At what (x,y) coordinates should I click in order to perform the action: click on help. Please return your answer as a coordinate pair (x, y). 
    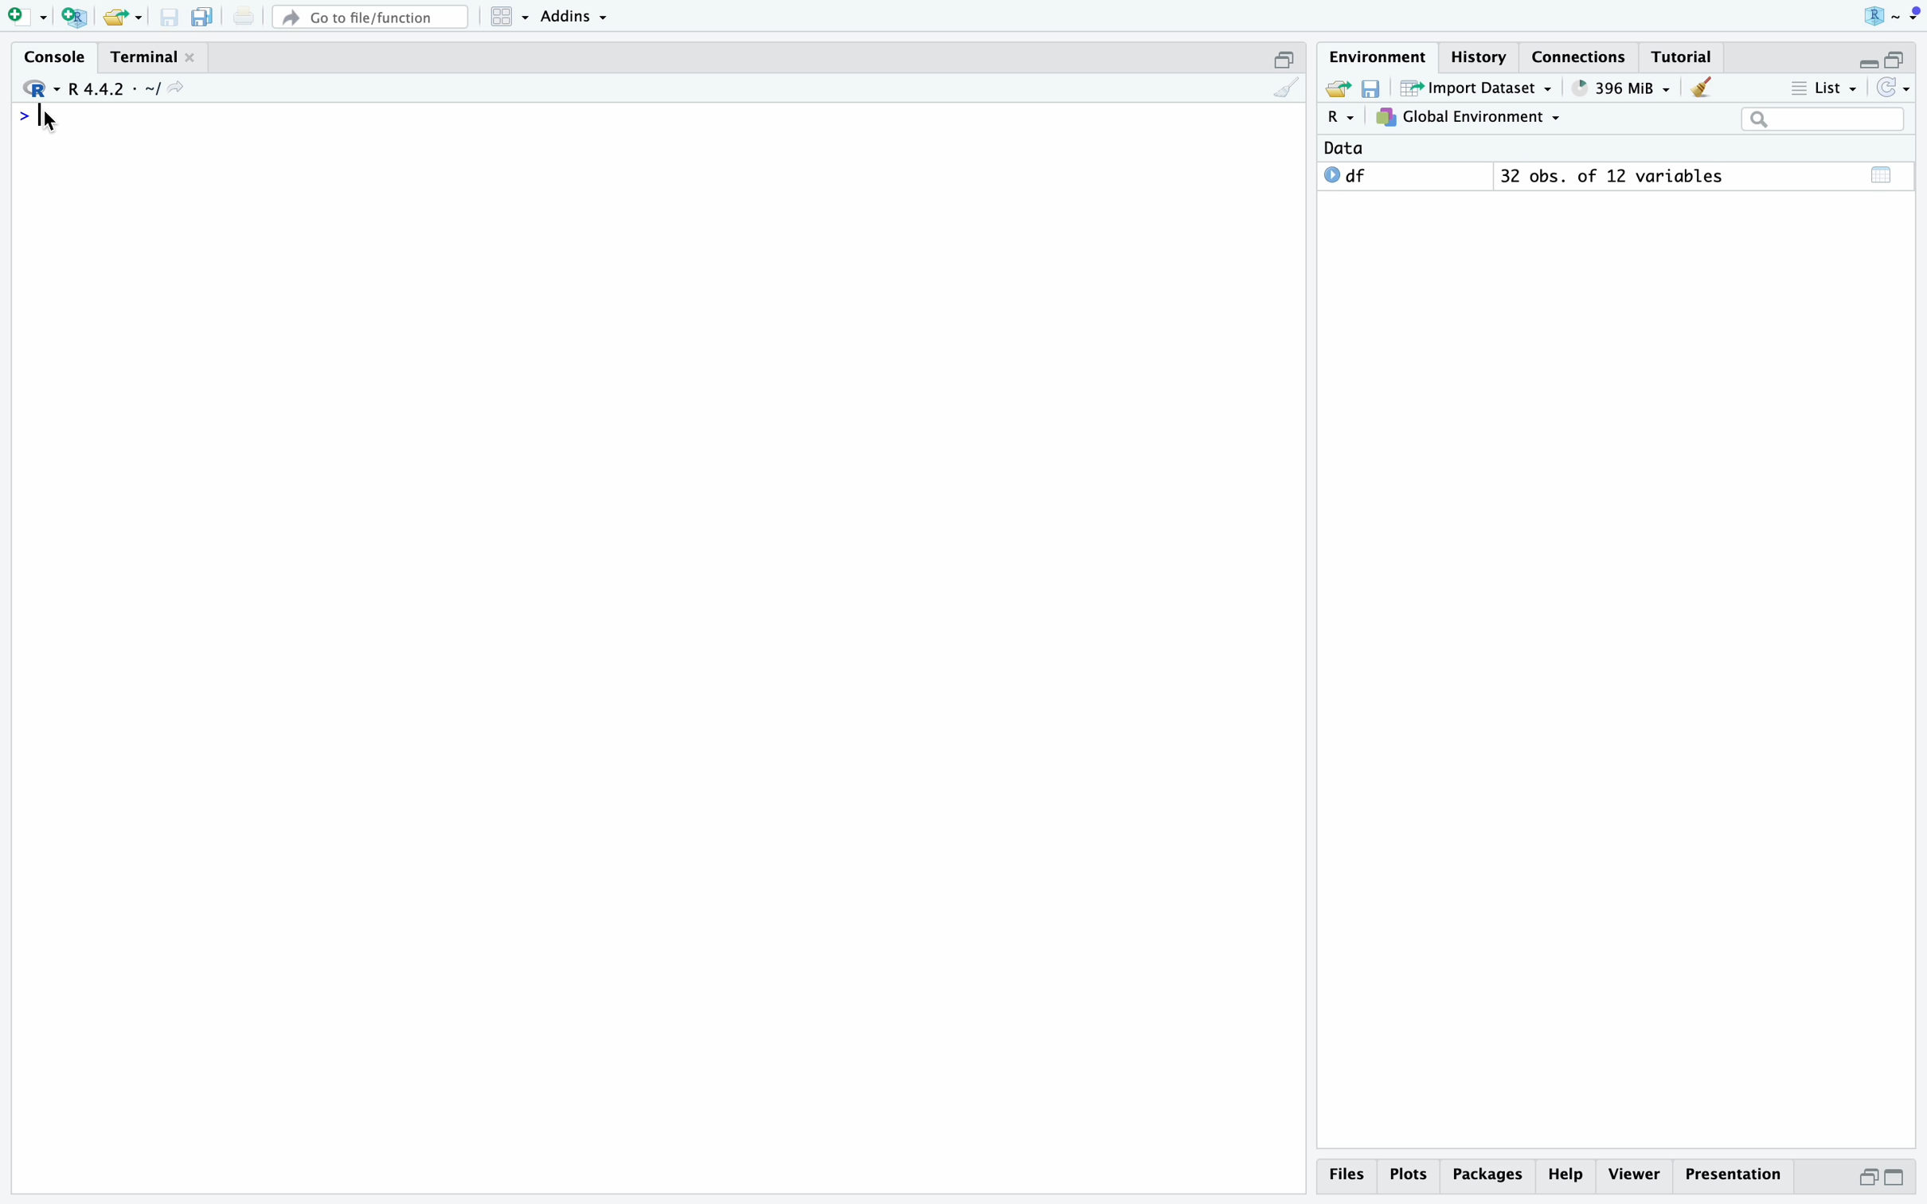
    Looking at the image, I should click on (1566, 1176).